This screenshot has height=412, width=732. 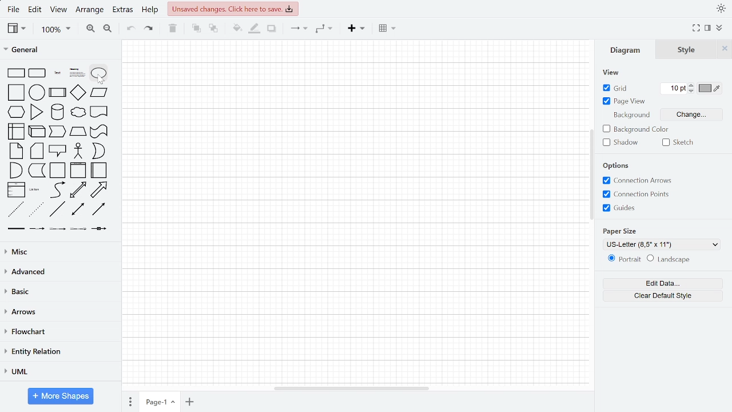 I want to click on tape, so click(x=99, y=132).